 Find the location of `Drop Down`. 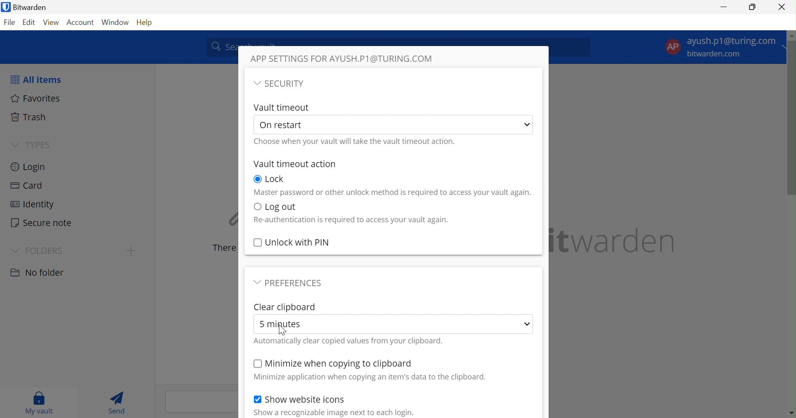

Drop Down is located at coordinates (528, 124).